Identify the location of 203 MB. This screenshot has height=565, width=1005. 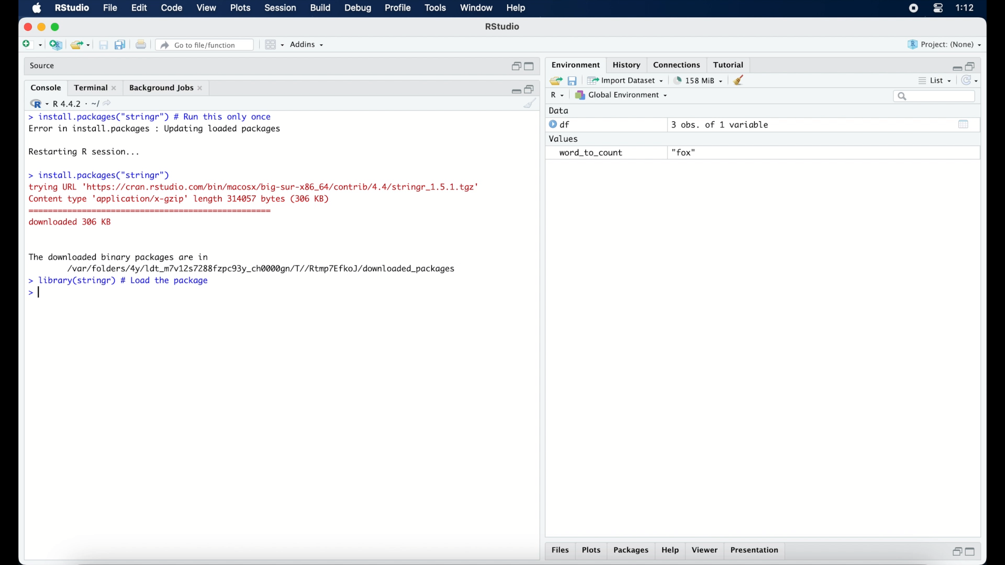
(699, 81).